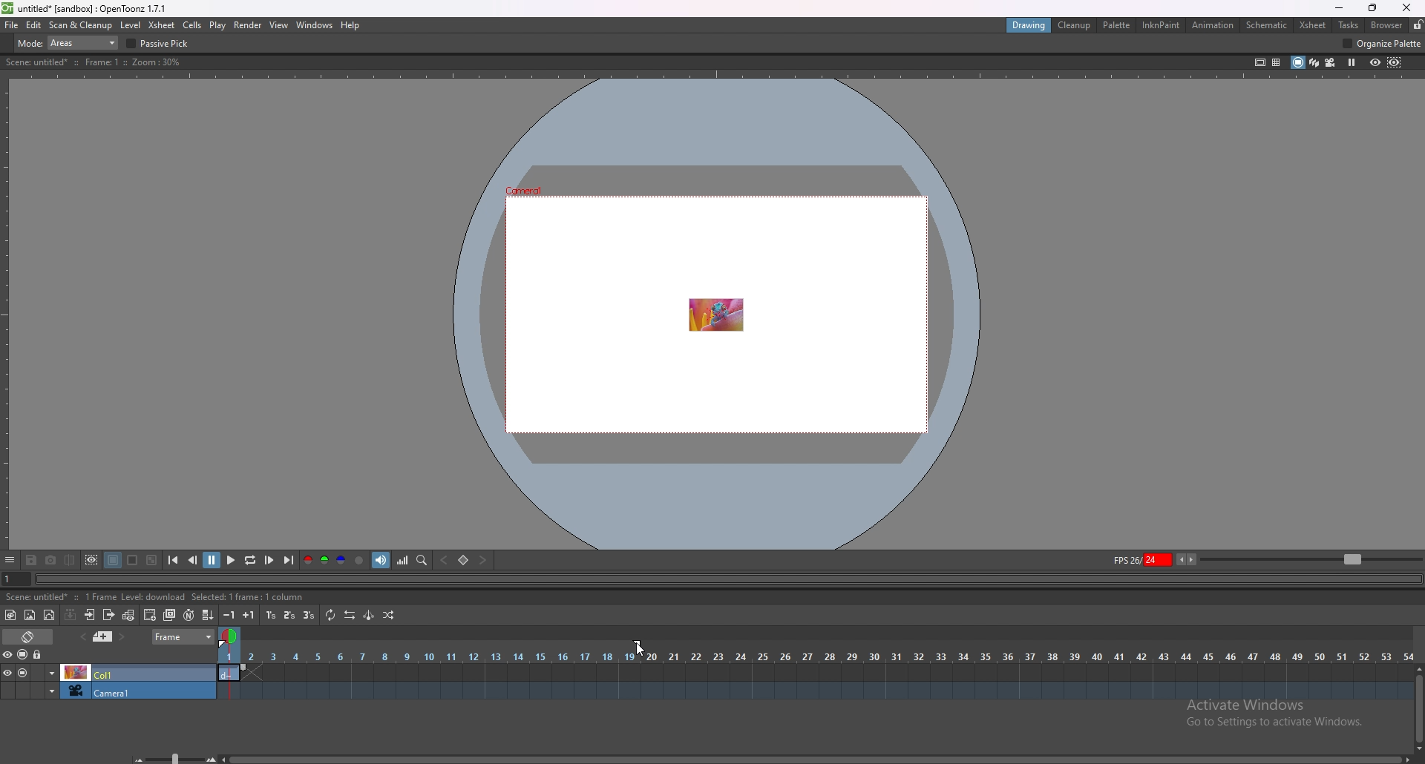 The height and width of the screenshot is (764, 1425). I want to click on histogram, so click(403, 560).